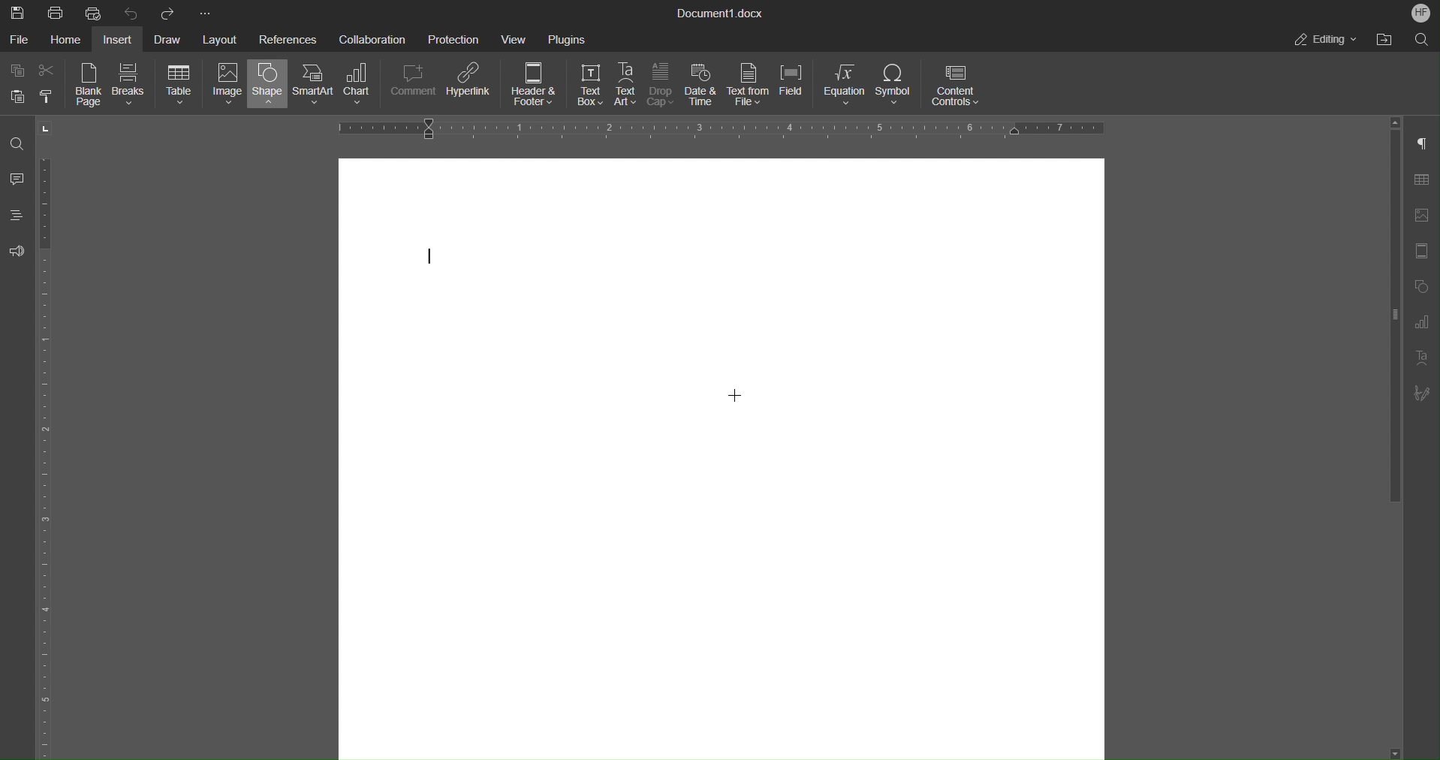  Describe the element at coordinates (52, 71) in the screenshot. I see `Cut` at that location.